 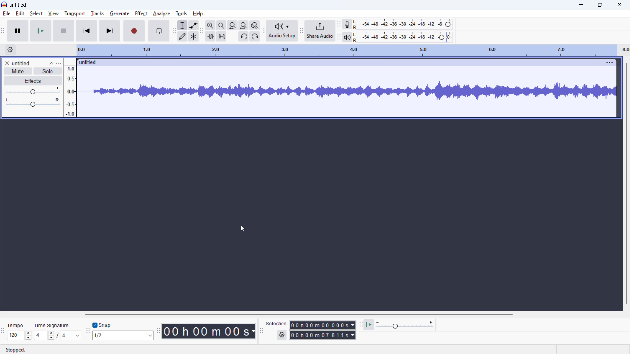 What do you see at coordinates (255, 36) in the screenshot?
I see `Re-do ` at bounding box center [255, 36].